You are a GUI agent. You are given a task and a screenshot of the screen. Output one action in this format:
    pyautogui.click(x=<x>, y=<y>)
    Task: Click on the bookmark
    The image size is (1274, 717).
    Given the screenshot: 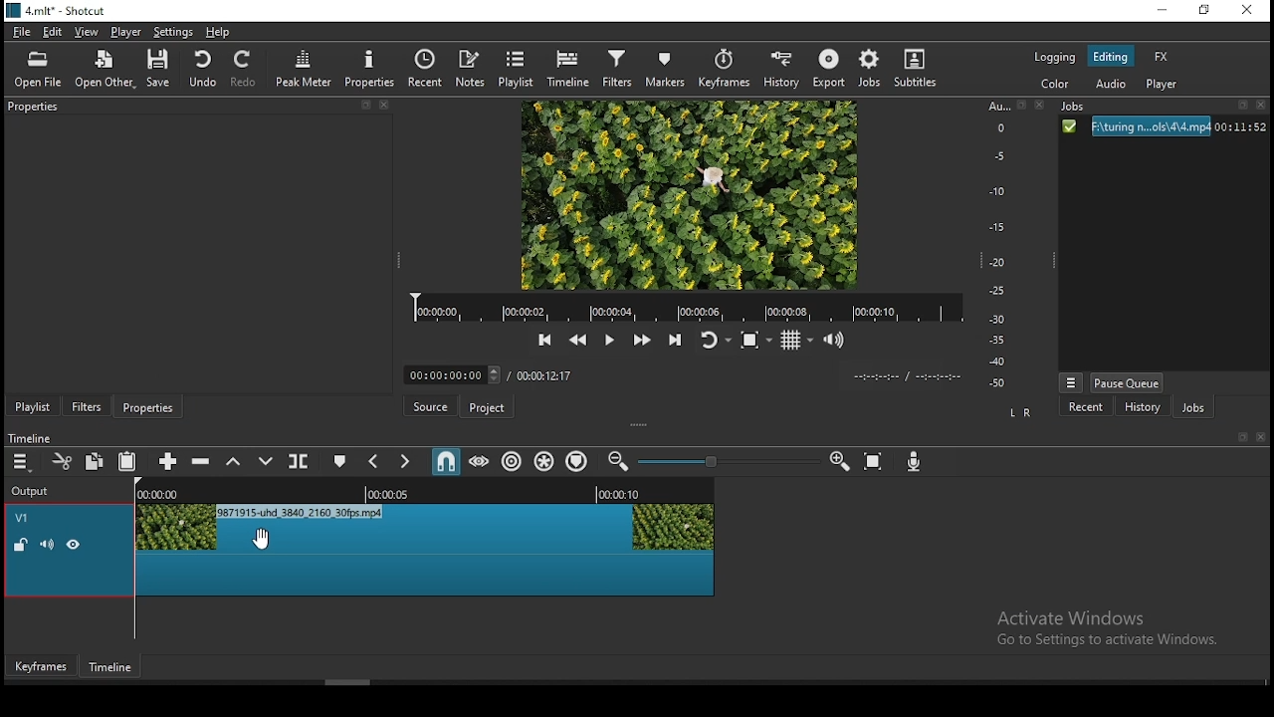 What is the action you would take?
    pyautogui.click(x=1022, y=107)
    